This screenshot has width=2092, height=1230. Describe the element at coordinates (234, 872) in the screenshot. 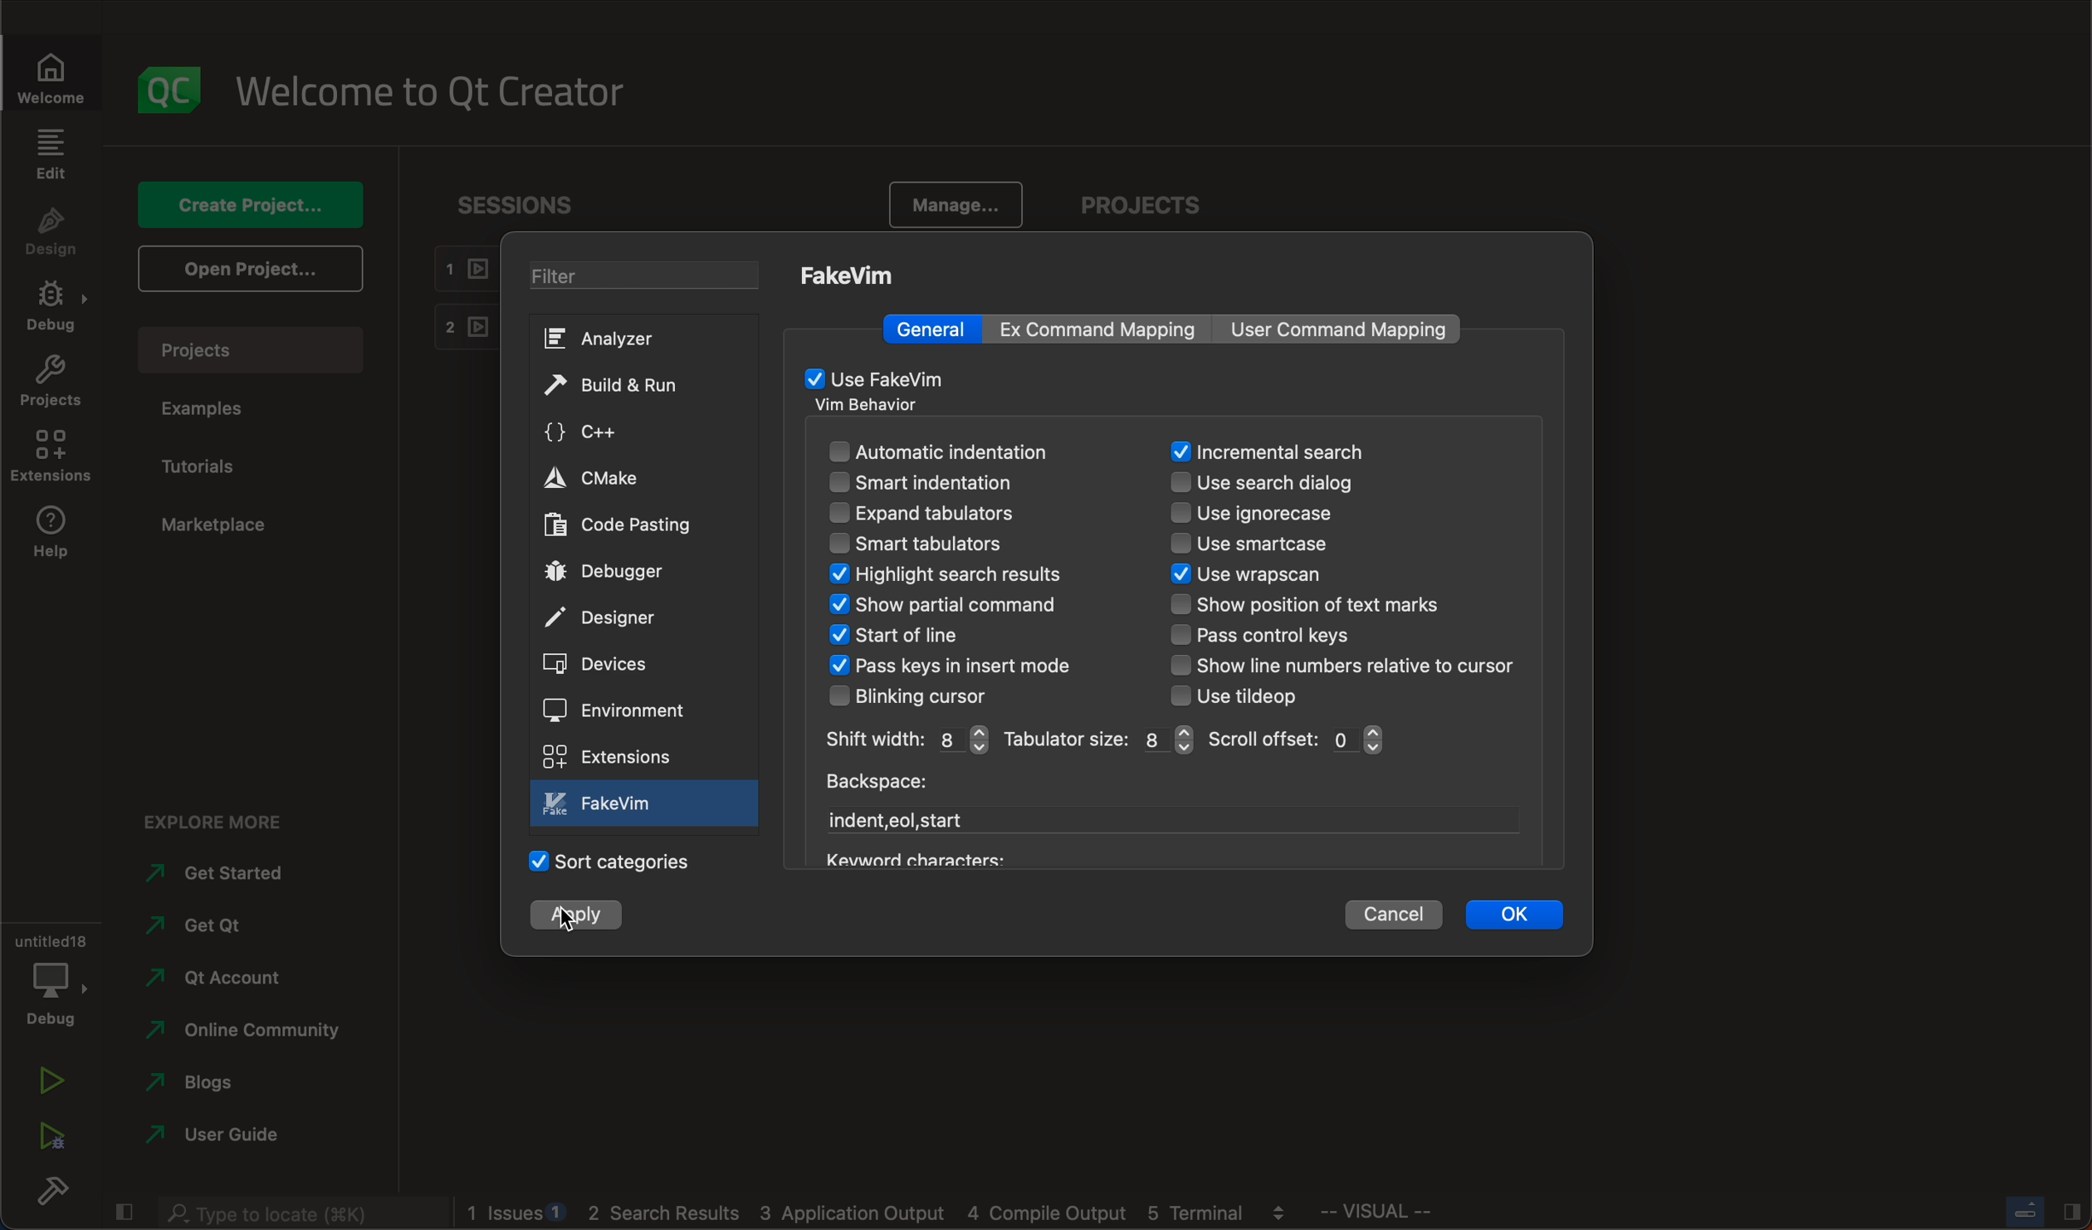

I see `started` at that location.